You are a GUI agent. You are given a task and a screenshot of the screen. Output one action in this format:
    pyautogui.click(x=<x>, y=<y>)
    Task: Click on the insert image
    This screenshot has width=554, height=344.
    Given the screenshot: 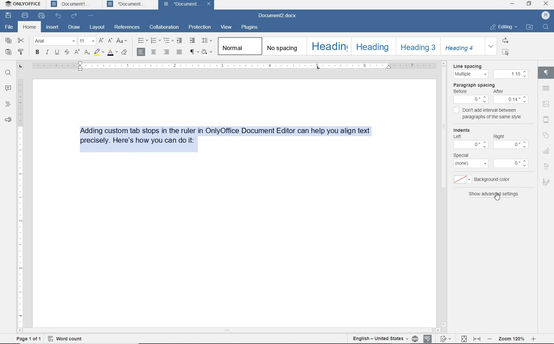 What is the action you would take?
    pyautogui.click(x=546, y=105)
    